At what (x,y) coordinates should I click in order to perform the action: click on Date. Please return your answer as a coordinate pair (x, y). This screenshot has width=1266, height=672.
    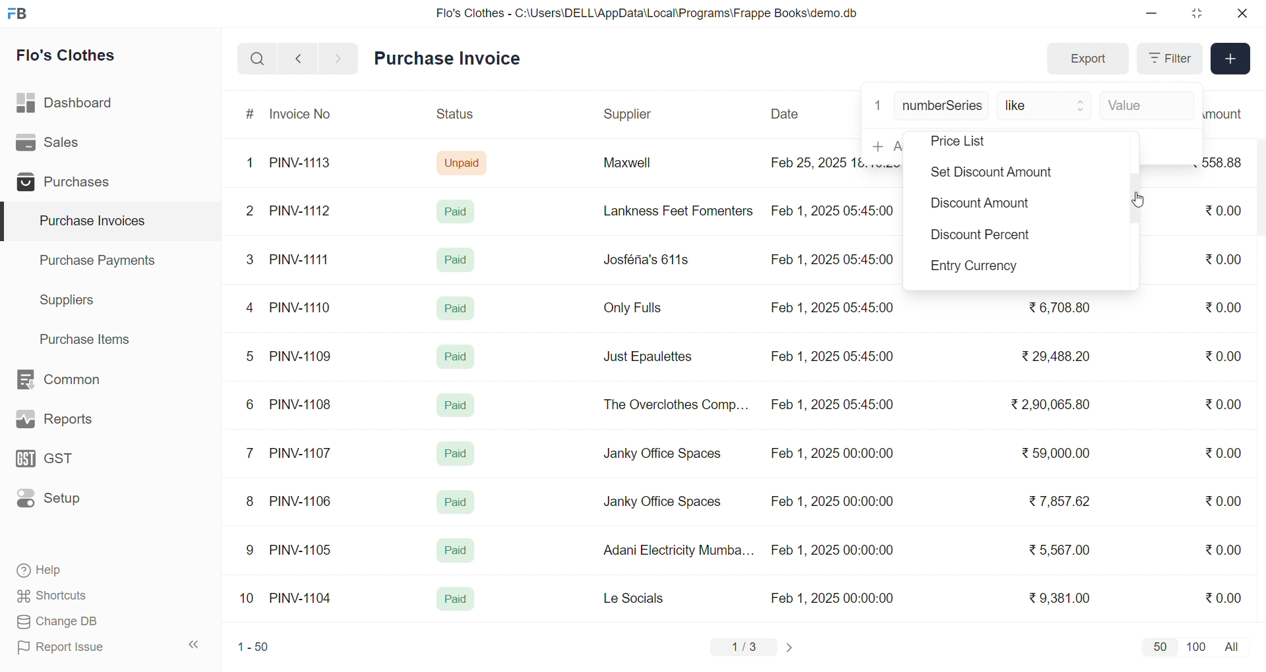
    Looking at the image, I should click on (787, 114).